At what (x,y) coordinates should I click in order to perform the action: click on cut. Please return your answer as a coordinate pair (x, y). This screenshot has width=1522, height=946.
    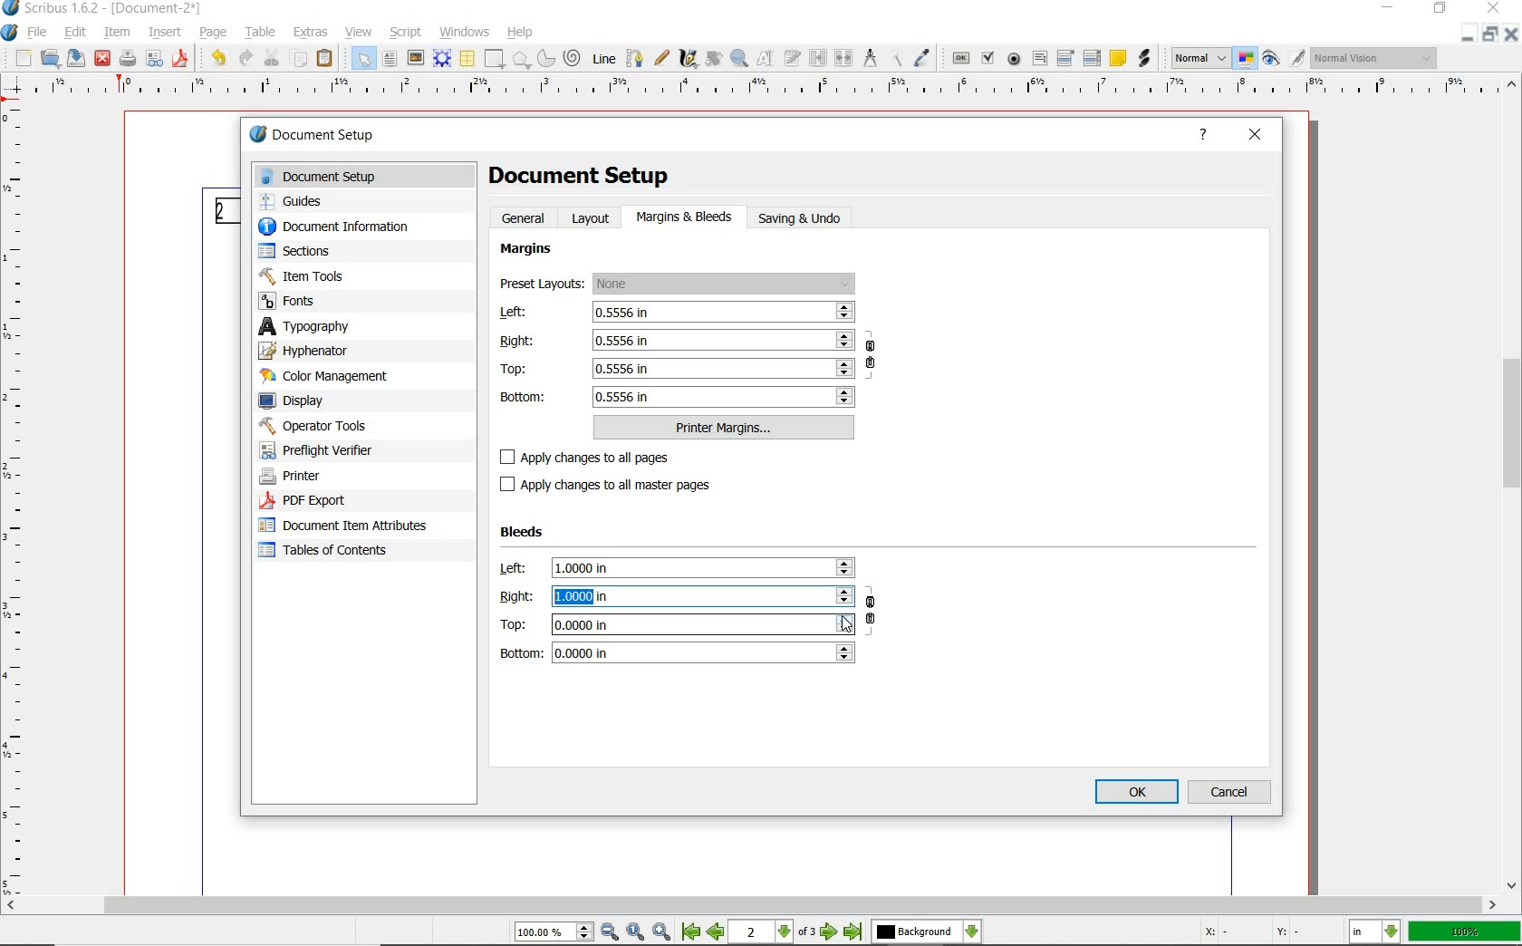
    Looking at the image, I should click on (271, 57).